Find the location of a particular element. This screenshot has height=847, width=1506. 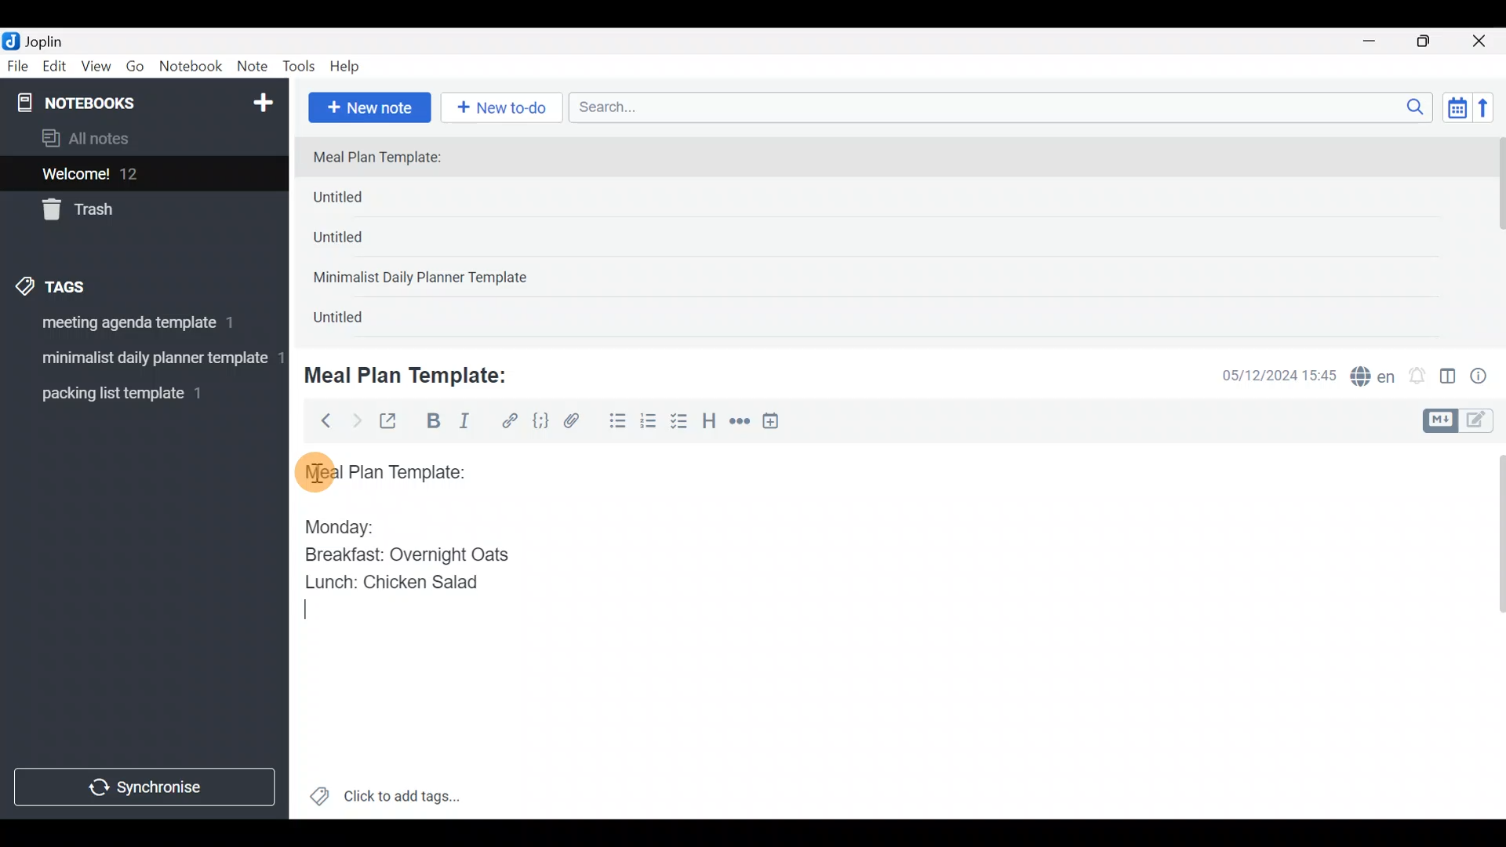

Bulleted list is located at coordinates (614, 422).